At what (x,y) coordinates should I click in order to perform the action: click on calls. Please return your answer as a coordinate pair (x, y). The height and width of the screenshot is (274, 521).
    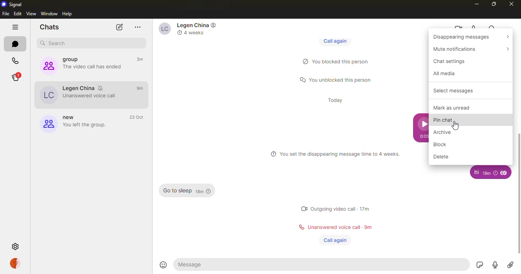
    Looking at the image, I should click on (13, 61).